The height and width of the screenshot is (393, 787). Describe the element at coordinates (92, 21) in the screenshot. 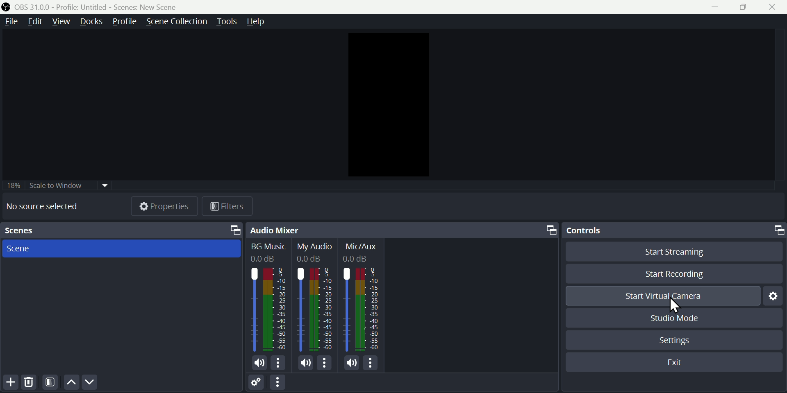

I see `Docks` at that location.